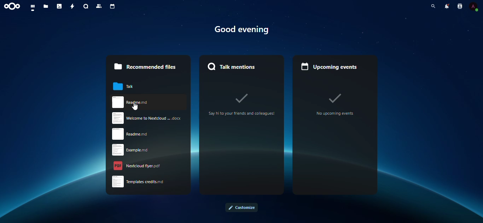  I want to click on Templates credits.md, so click(138, 182).